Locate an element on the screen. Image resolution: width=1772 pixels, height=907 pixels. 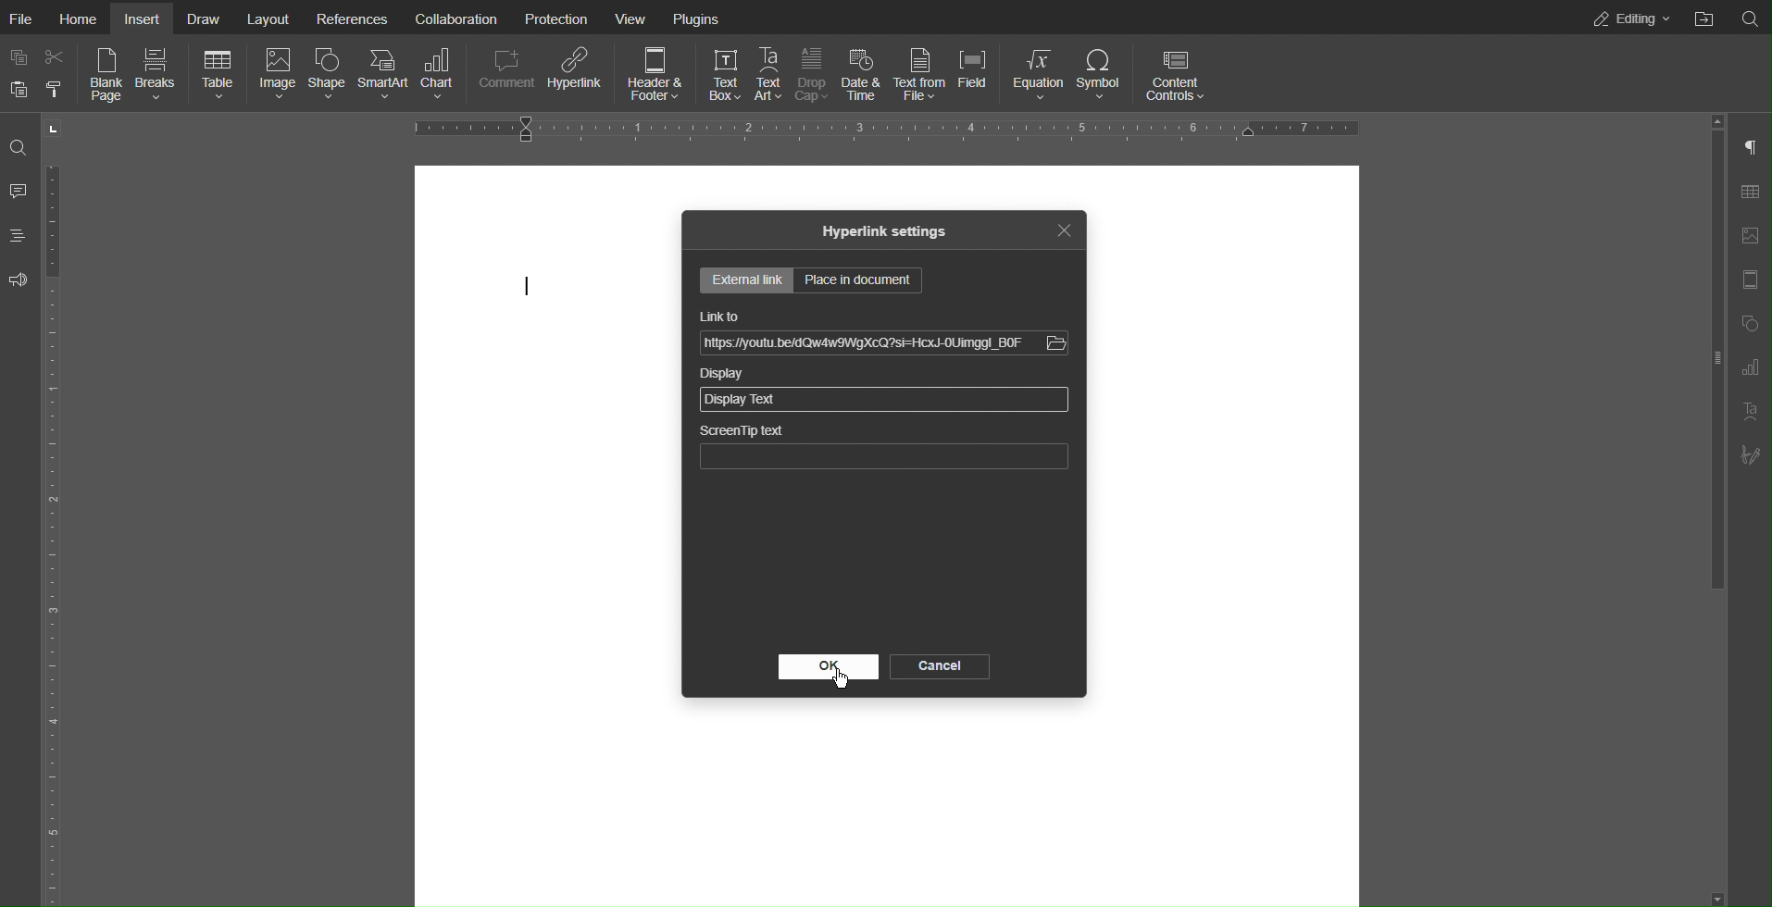
Display is located at coordinates (724, 375).